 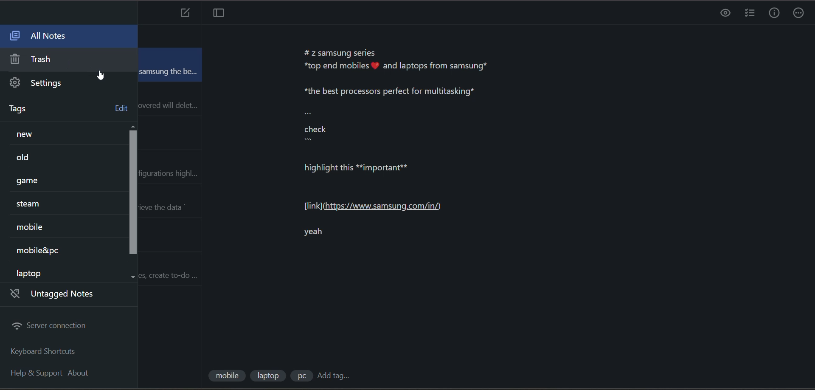 What do you see at coordinates (184, 14) in the screenshot?
I see `add new note` at bounding box center [184, 14].